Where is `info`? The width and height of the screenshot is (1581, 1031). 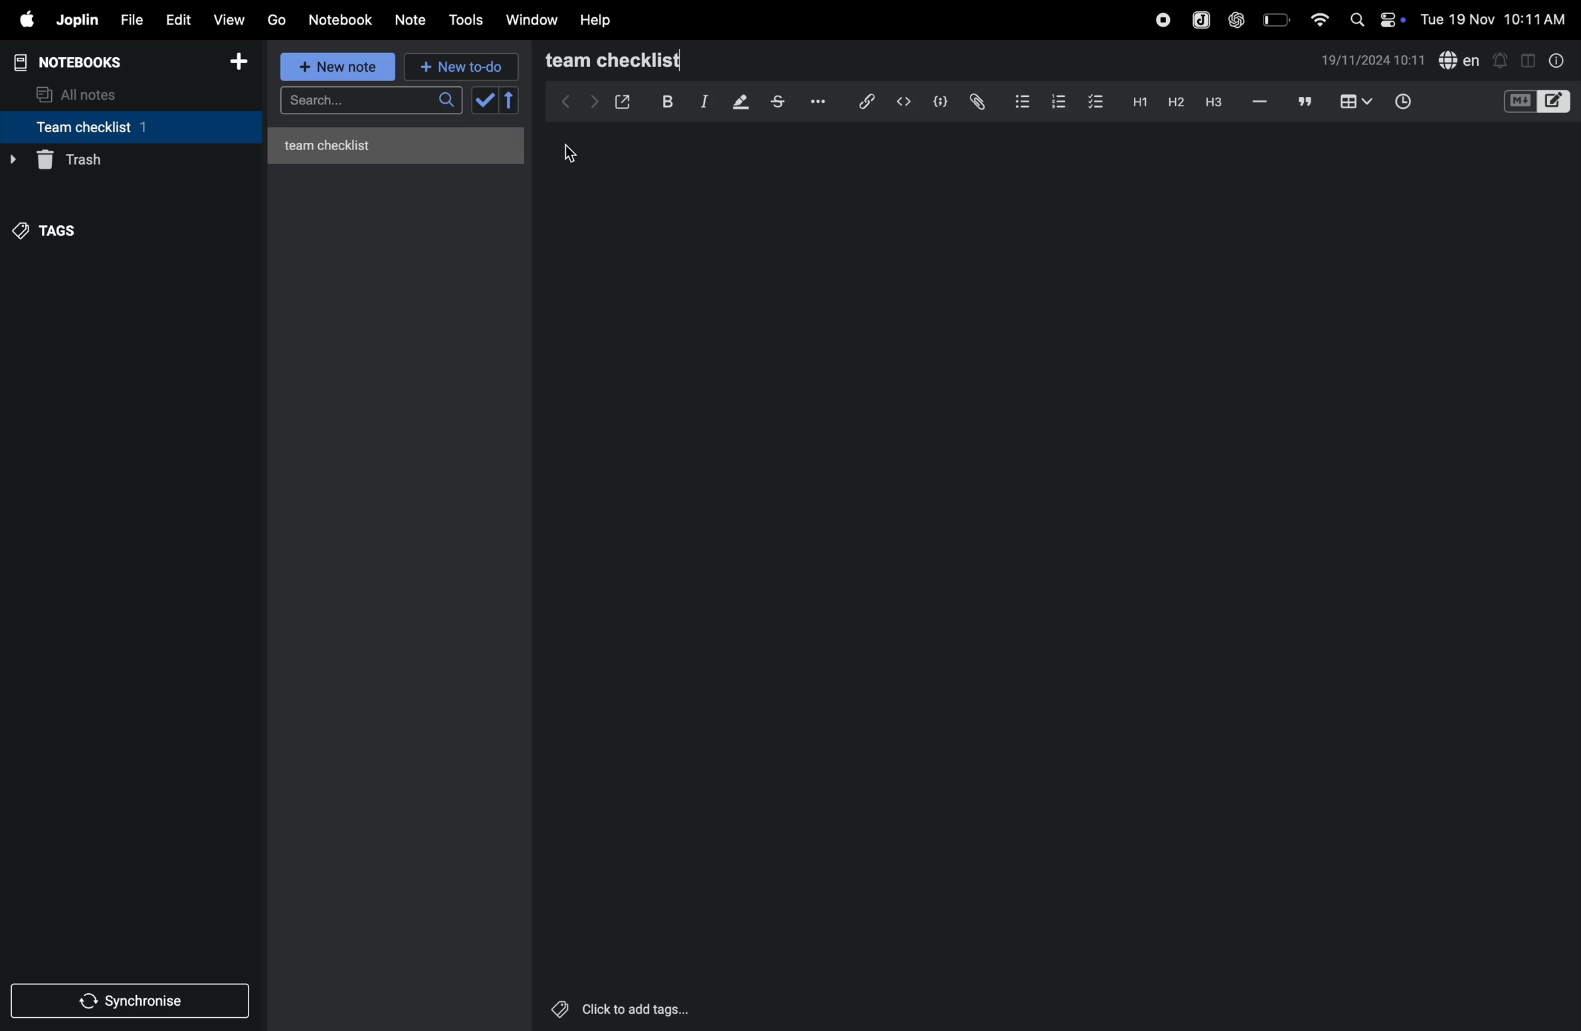 info is located at coordinates (1554, 60).